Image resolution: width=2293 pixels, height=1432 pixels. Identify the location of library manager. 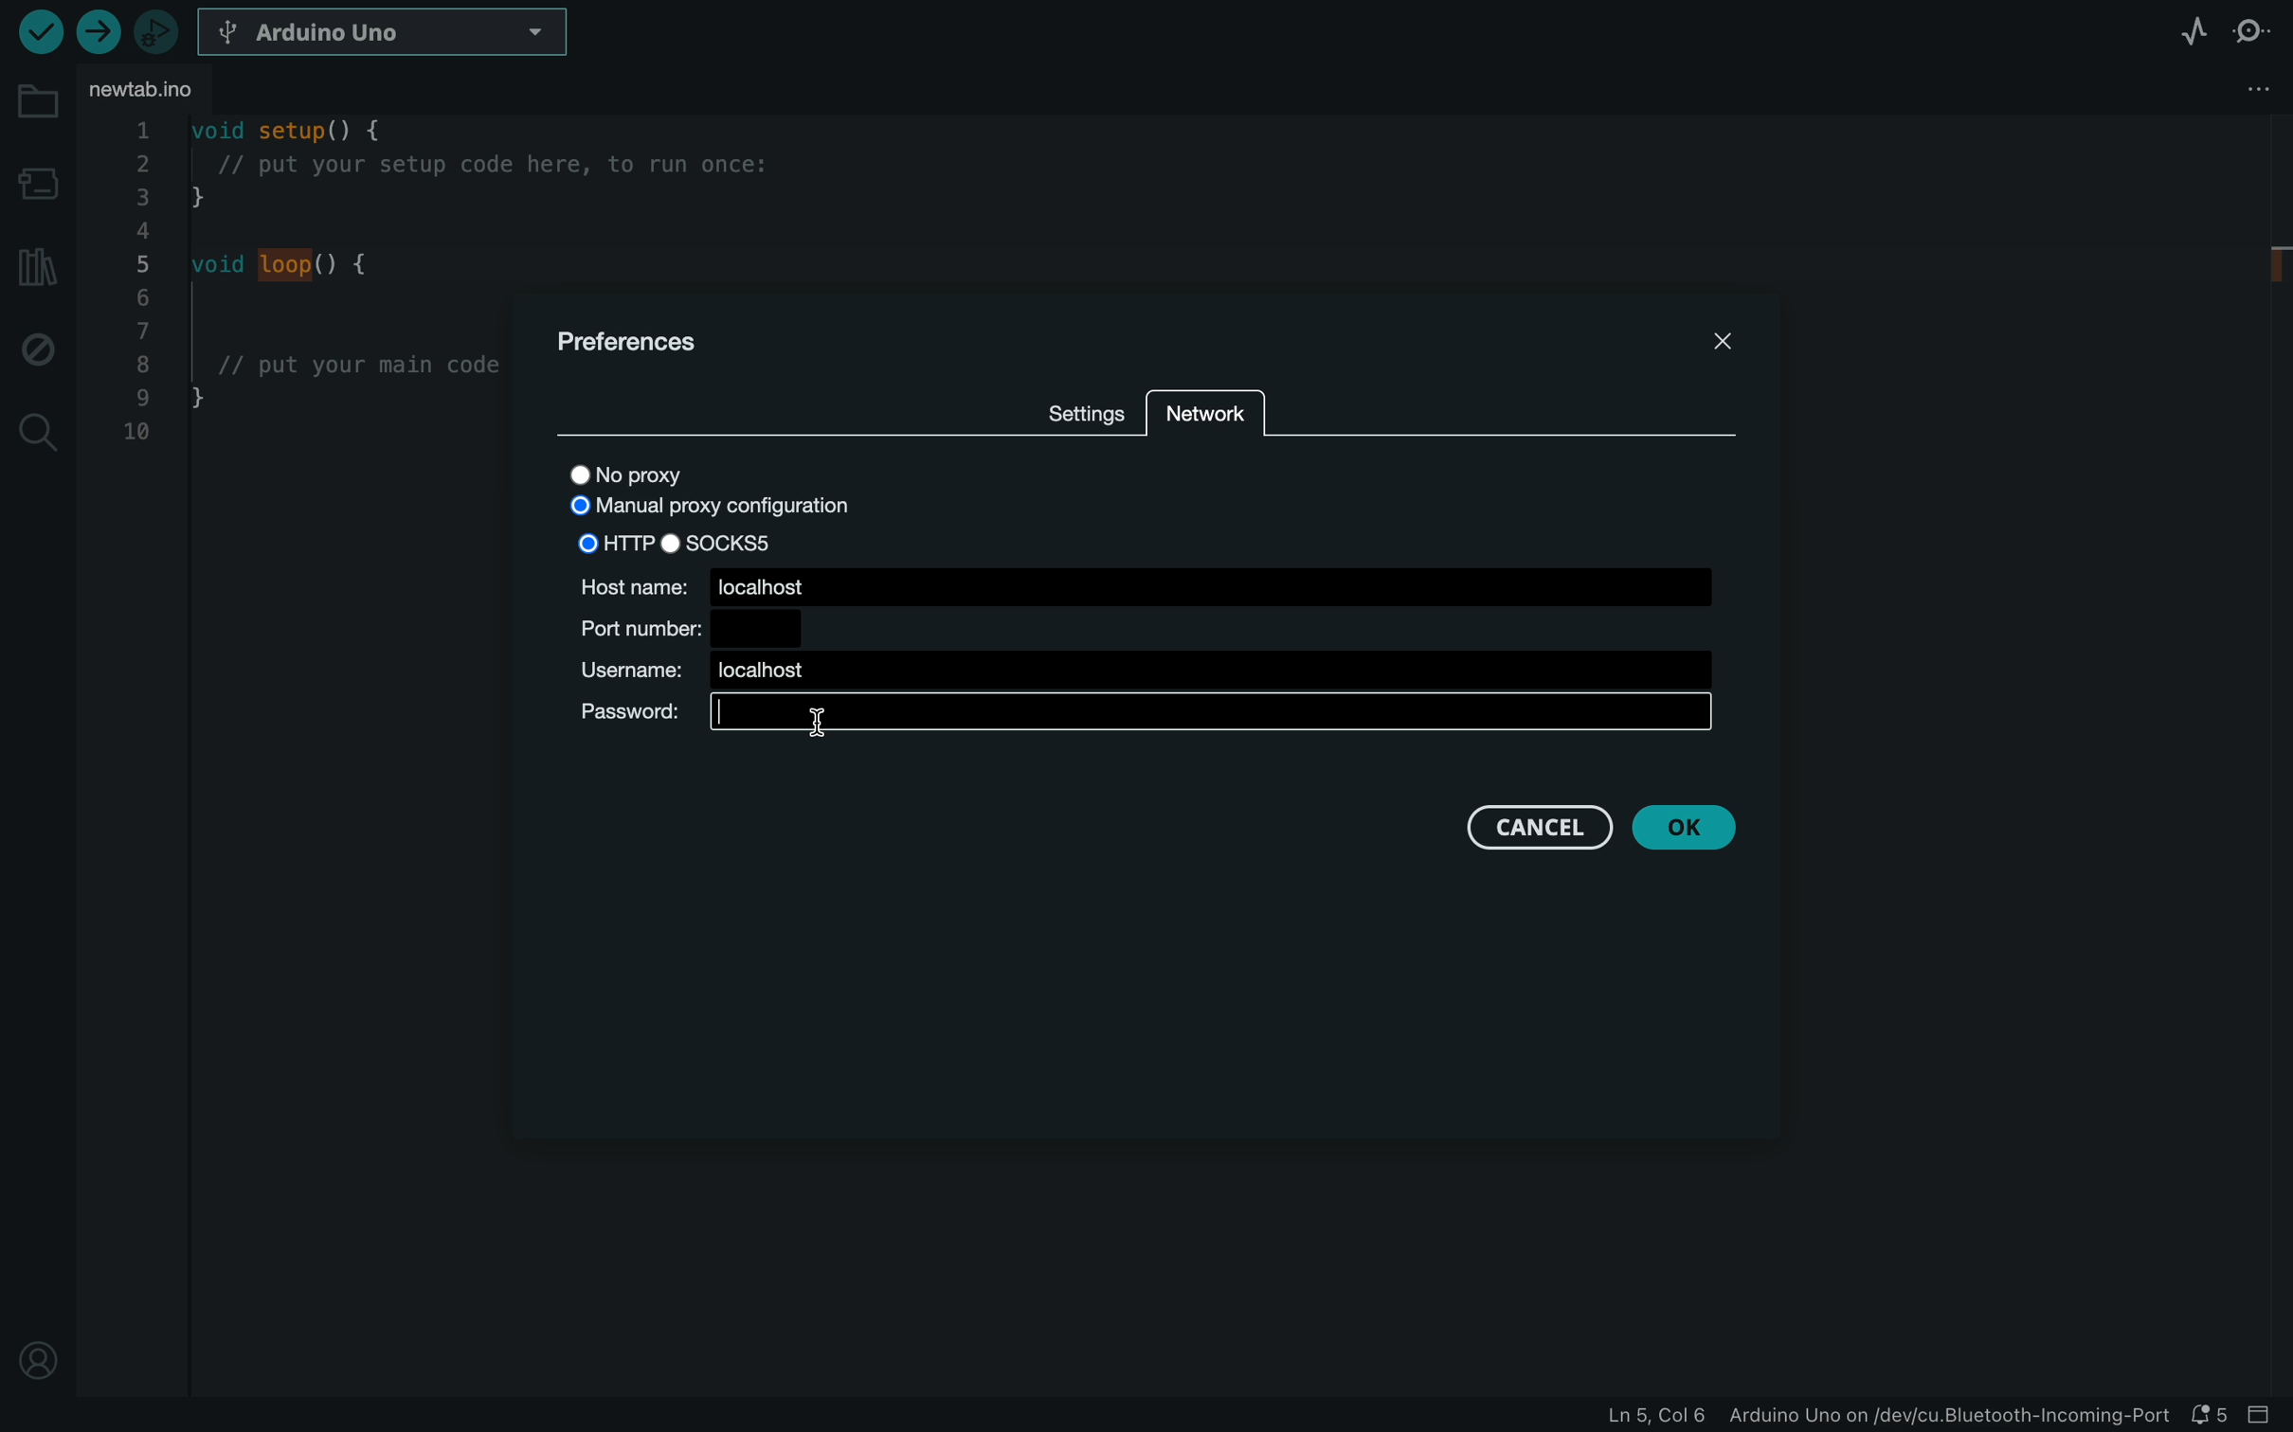
(36, 269).